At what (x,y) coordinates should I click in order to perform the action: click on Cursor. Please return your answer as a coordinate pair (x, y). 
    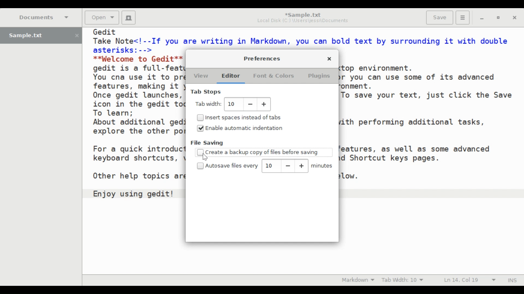
    Looking at the image, I should click on (205, 157).